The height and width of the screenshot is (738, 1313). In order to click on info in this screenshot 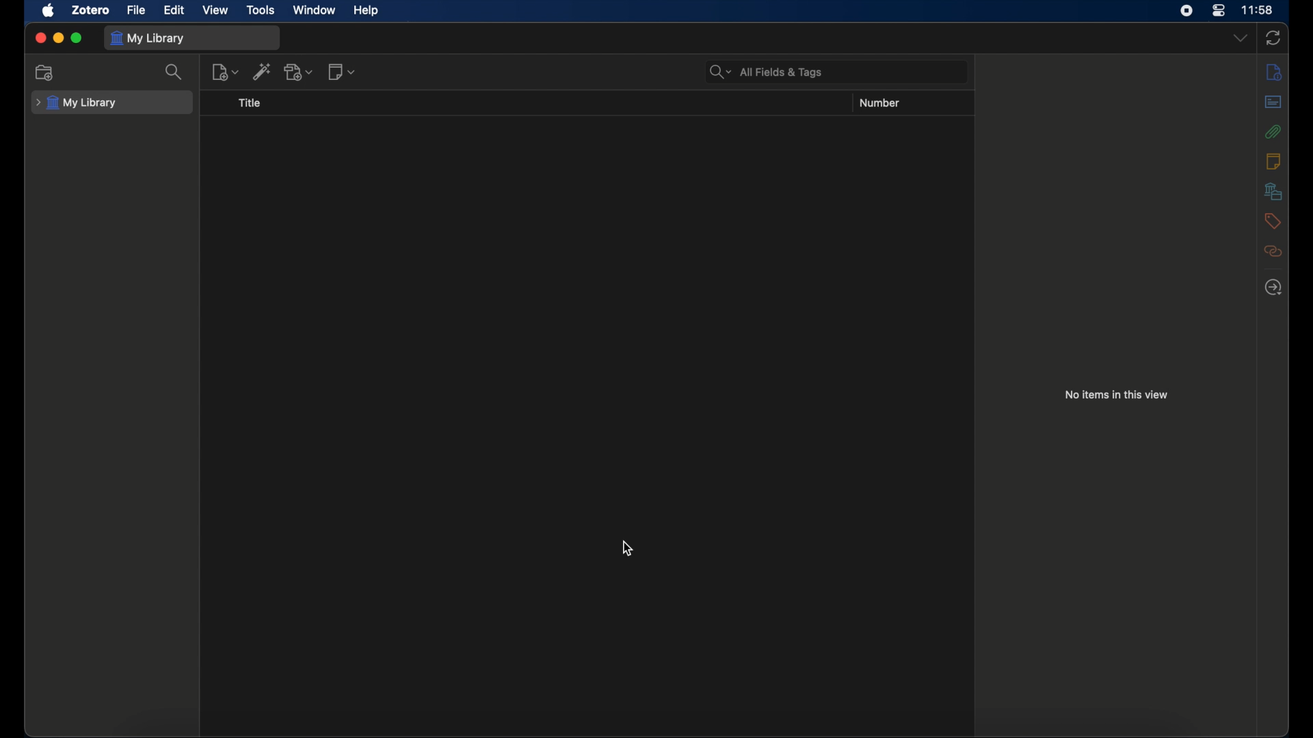, I will do `click(1273, 72)`.